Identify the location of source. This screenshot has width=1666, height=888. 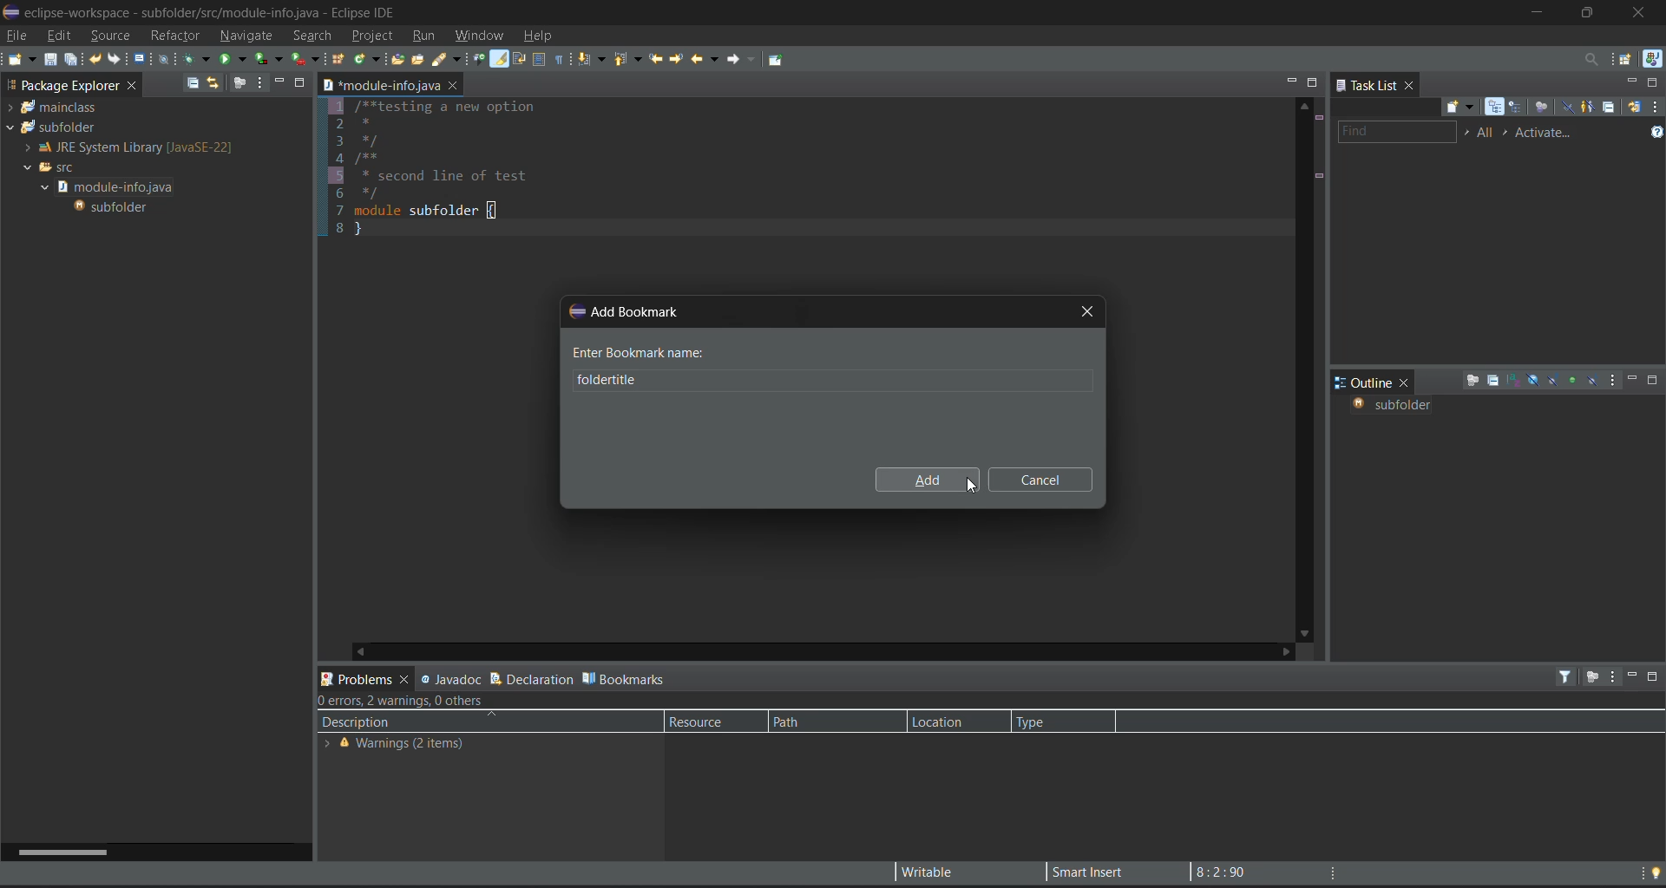
(105, 34).